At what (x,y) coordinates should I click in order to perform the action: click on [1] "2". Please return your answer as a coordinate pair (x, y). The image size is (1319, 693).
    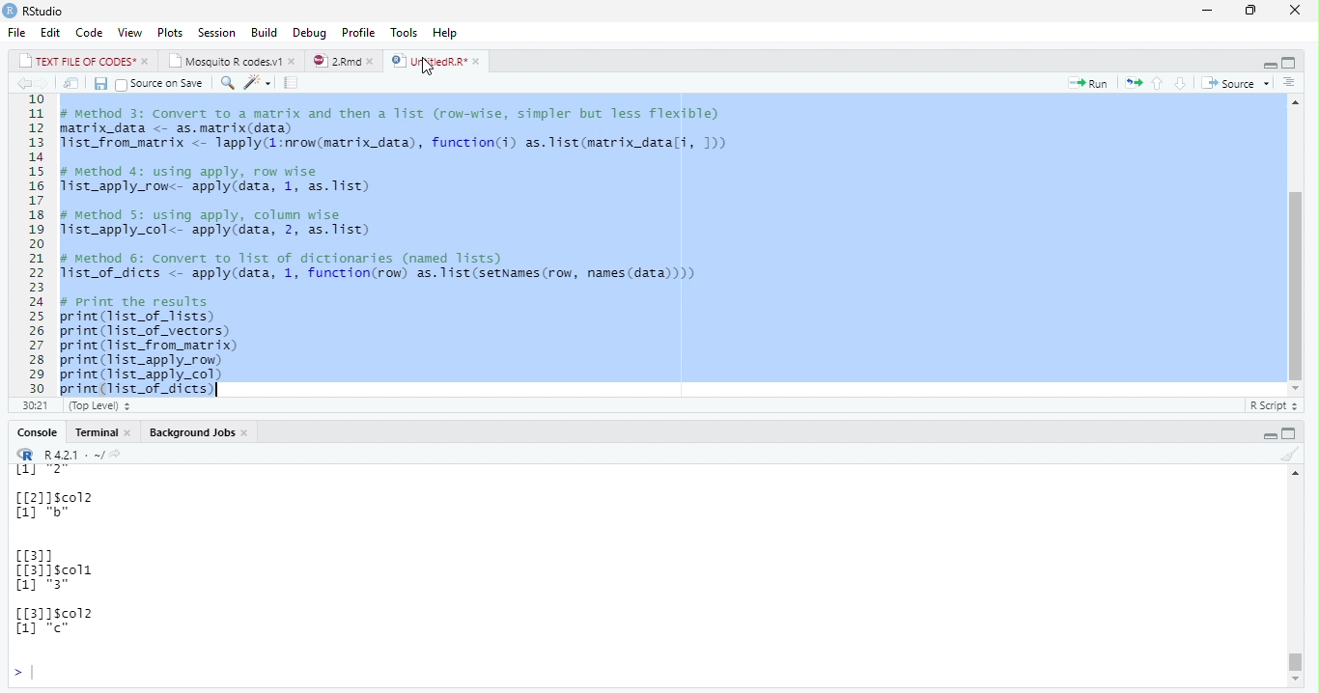
    Looking at the image, I should click on (43, 470).